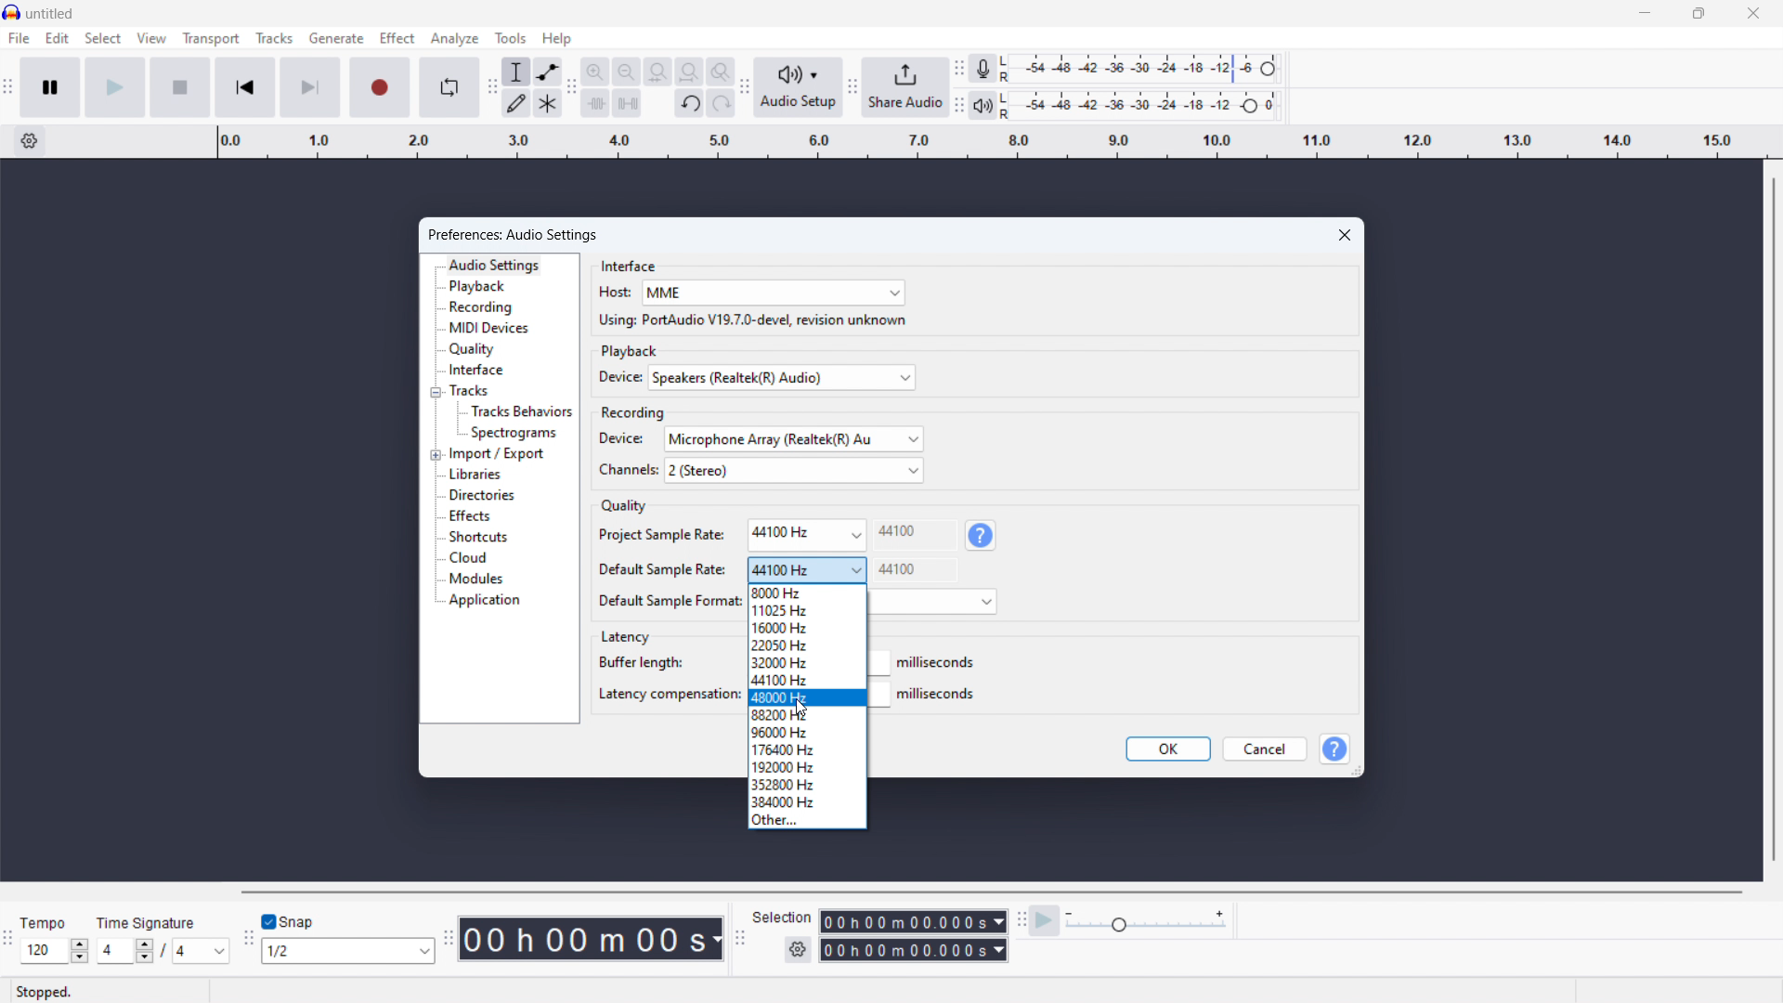 The width and height of the screenshot is (1783, 1003). Describe the element at coordinates (1146, 921) in the screenshot. I see `playback speed` at that location.